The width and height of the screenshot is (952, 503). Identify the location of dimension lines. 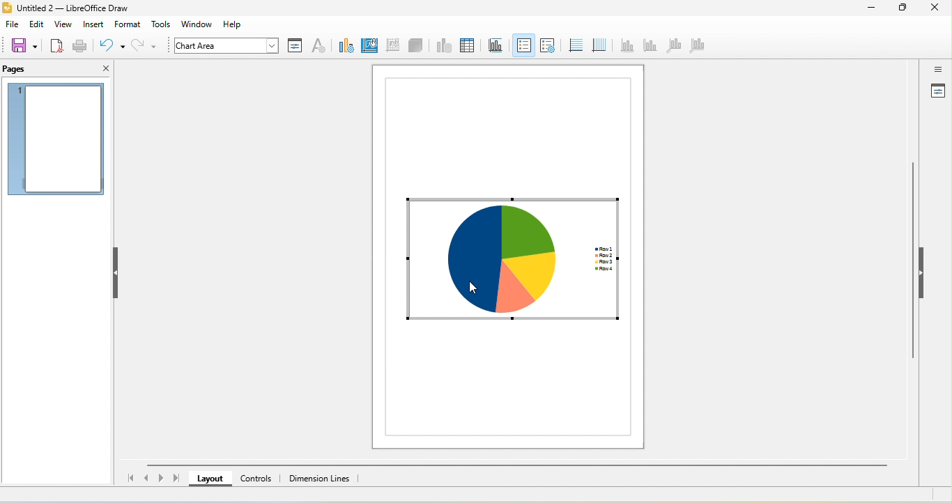
(322, 479).